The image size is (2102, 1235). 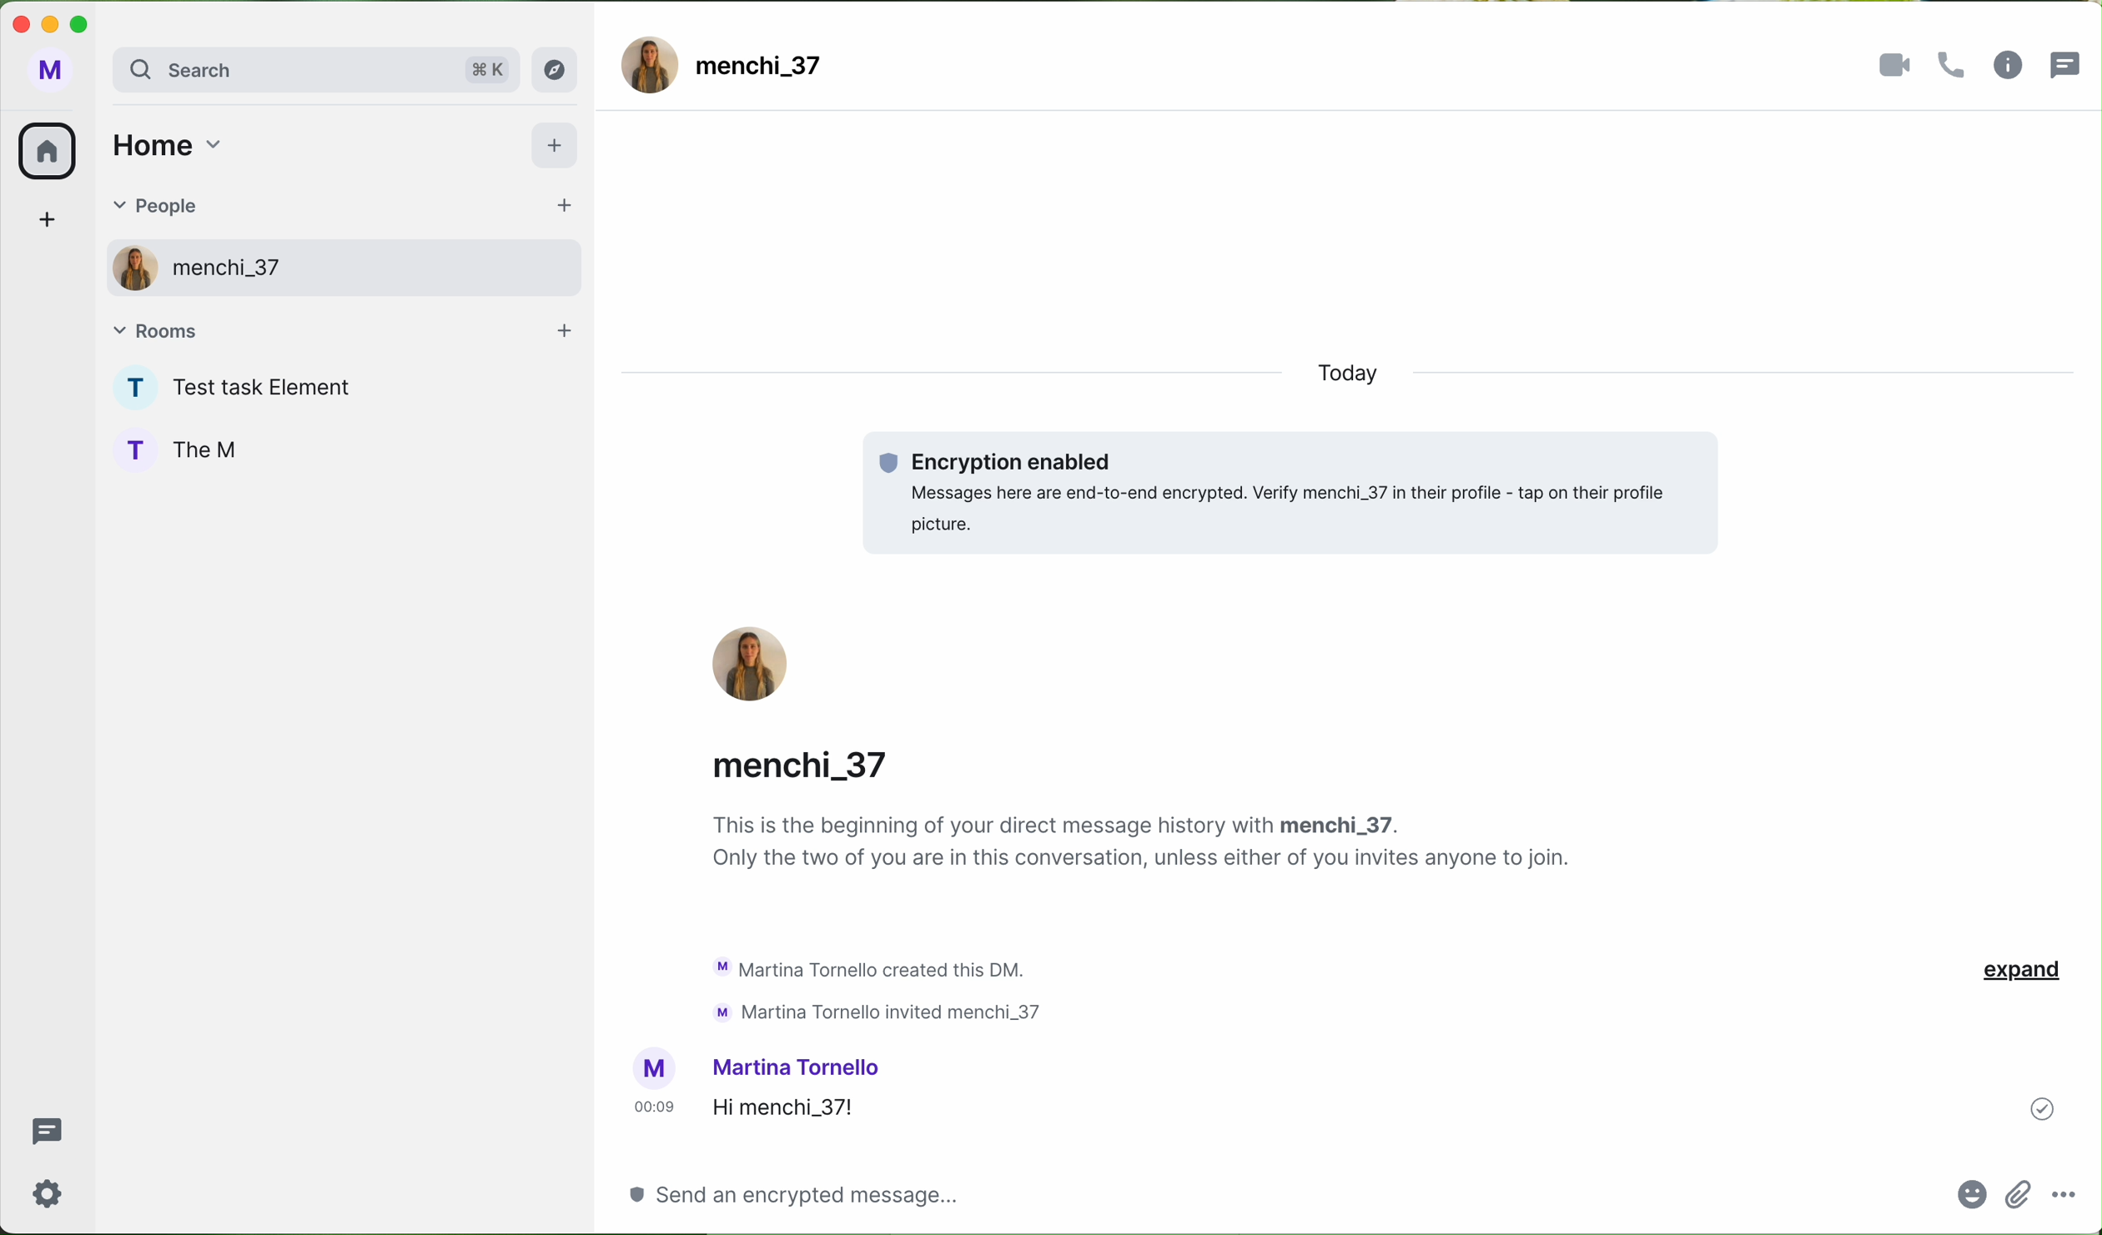 What do you see at coordinates (883, 988) in the screenshot?
I see `activity chat` at bounding box center [883, 988].